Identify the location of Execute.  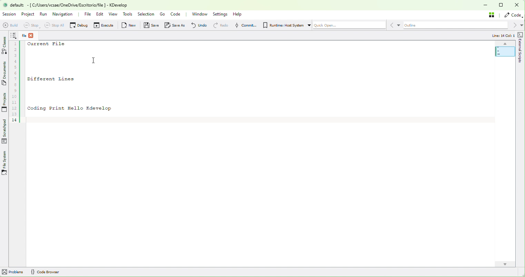
(102, 25).